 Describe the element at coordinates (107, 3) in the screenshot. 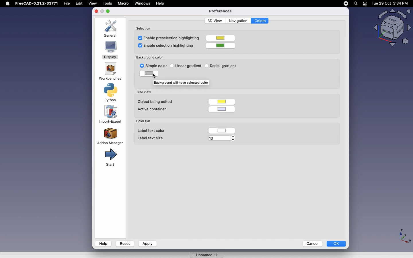

I see `tools` at that location.